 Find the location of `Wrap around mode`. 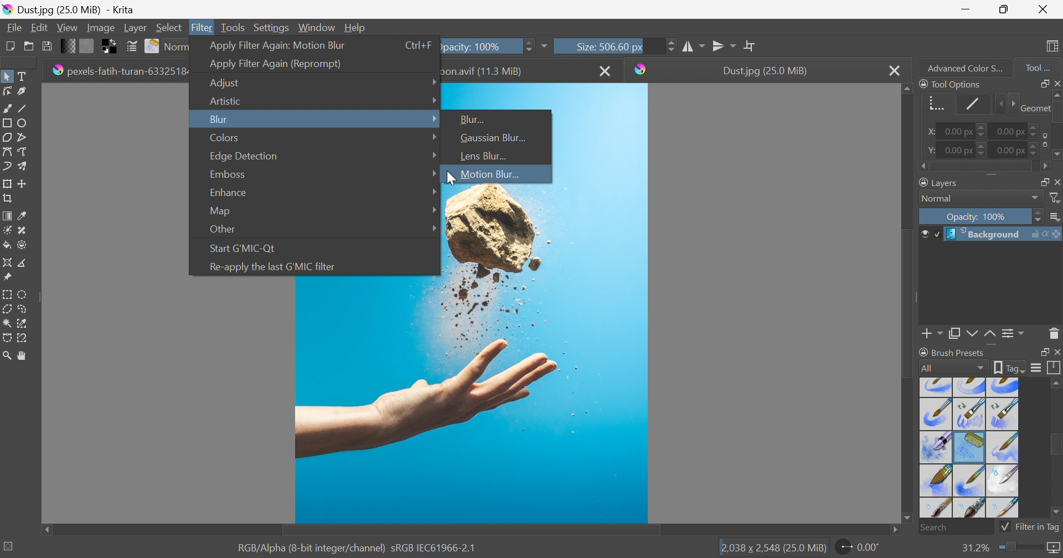

Wrap around mode is located at coordinates (751, 45).